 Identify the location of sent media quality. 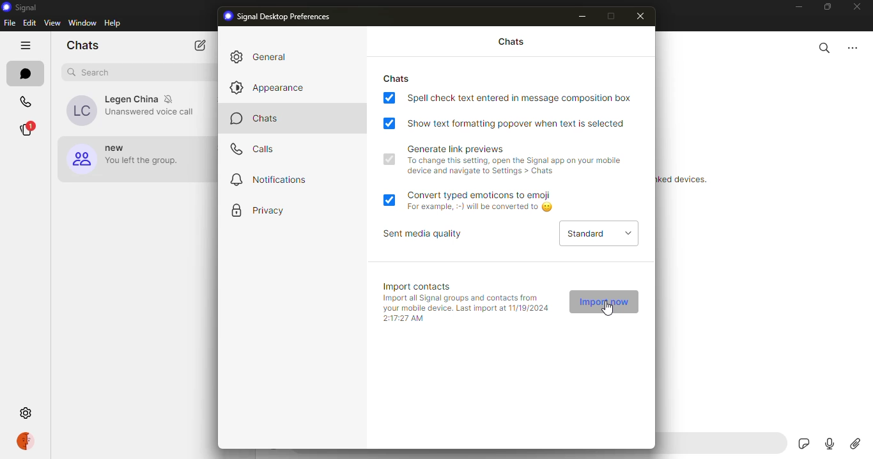
(427, 234).